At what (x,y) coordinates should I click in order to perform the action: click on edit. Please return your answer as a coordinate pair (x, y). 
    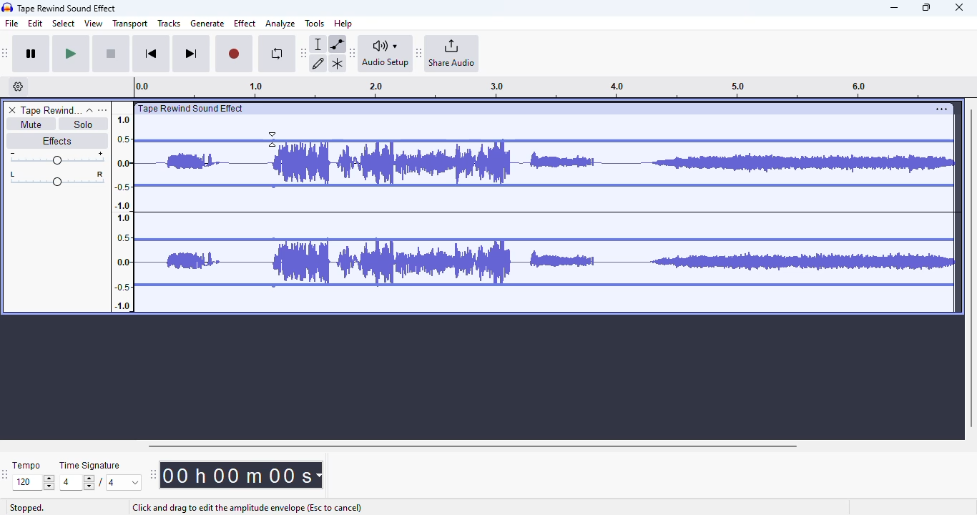
    Looking at the image, I should click on (36, 24).